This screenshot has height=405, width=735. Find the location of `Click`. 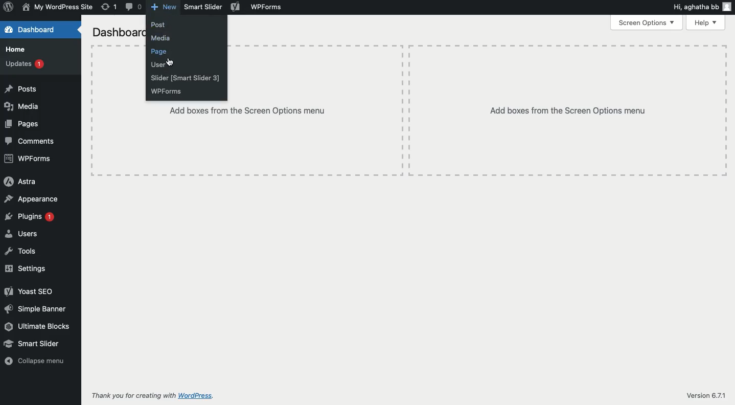

Click is located at coordinates (159, 52).